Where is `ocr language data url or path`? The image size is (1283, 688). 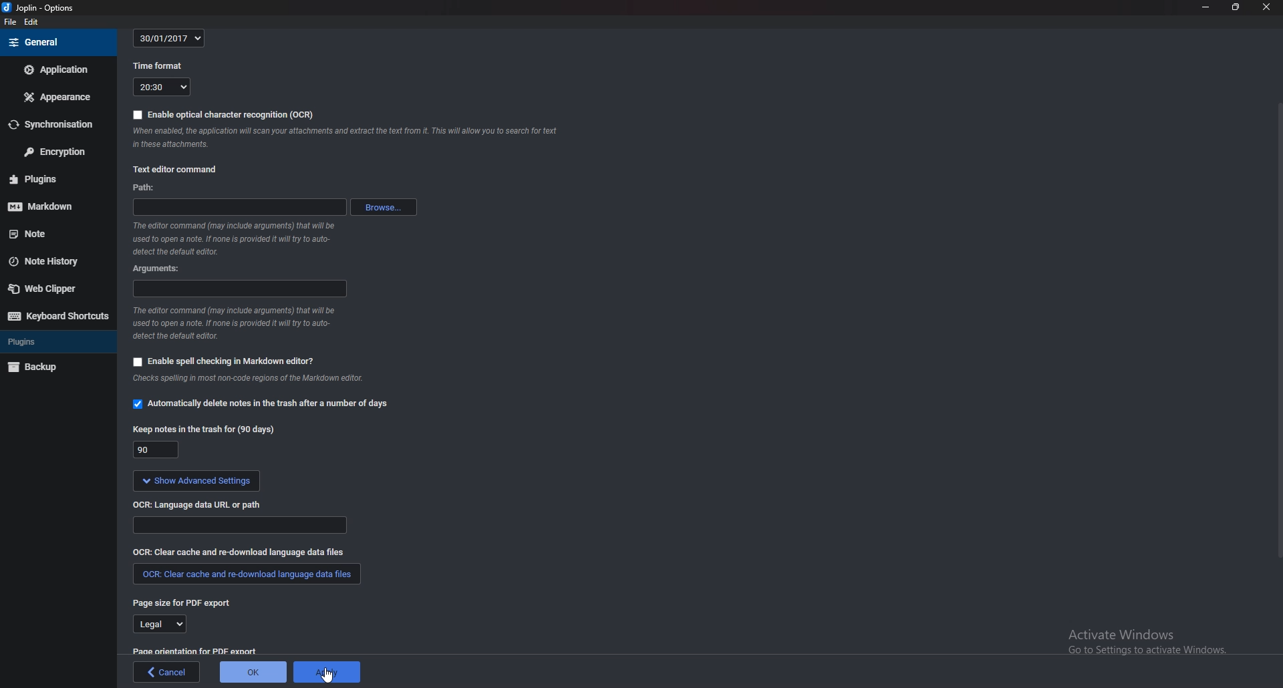 ocr language data url or path is located at coordinates (197, 504).